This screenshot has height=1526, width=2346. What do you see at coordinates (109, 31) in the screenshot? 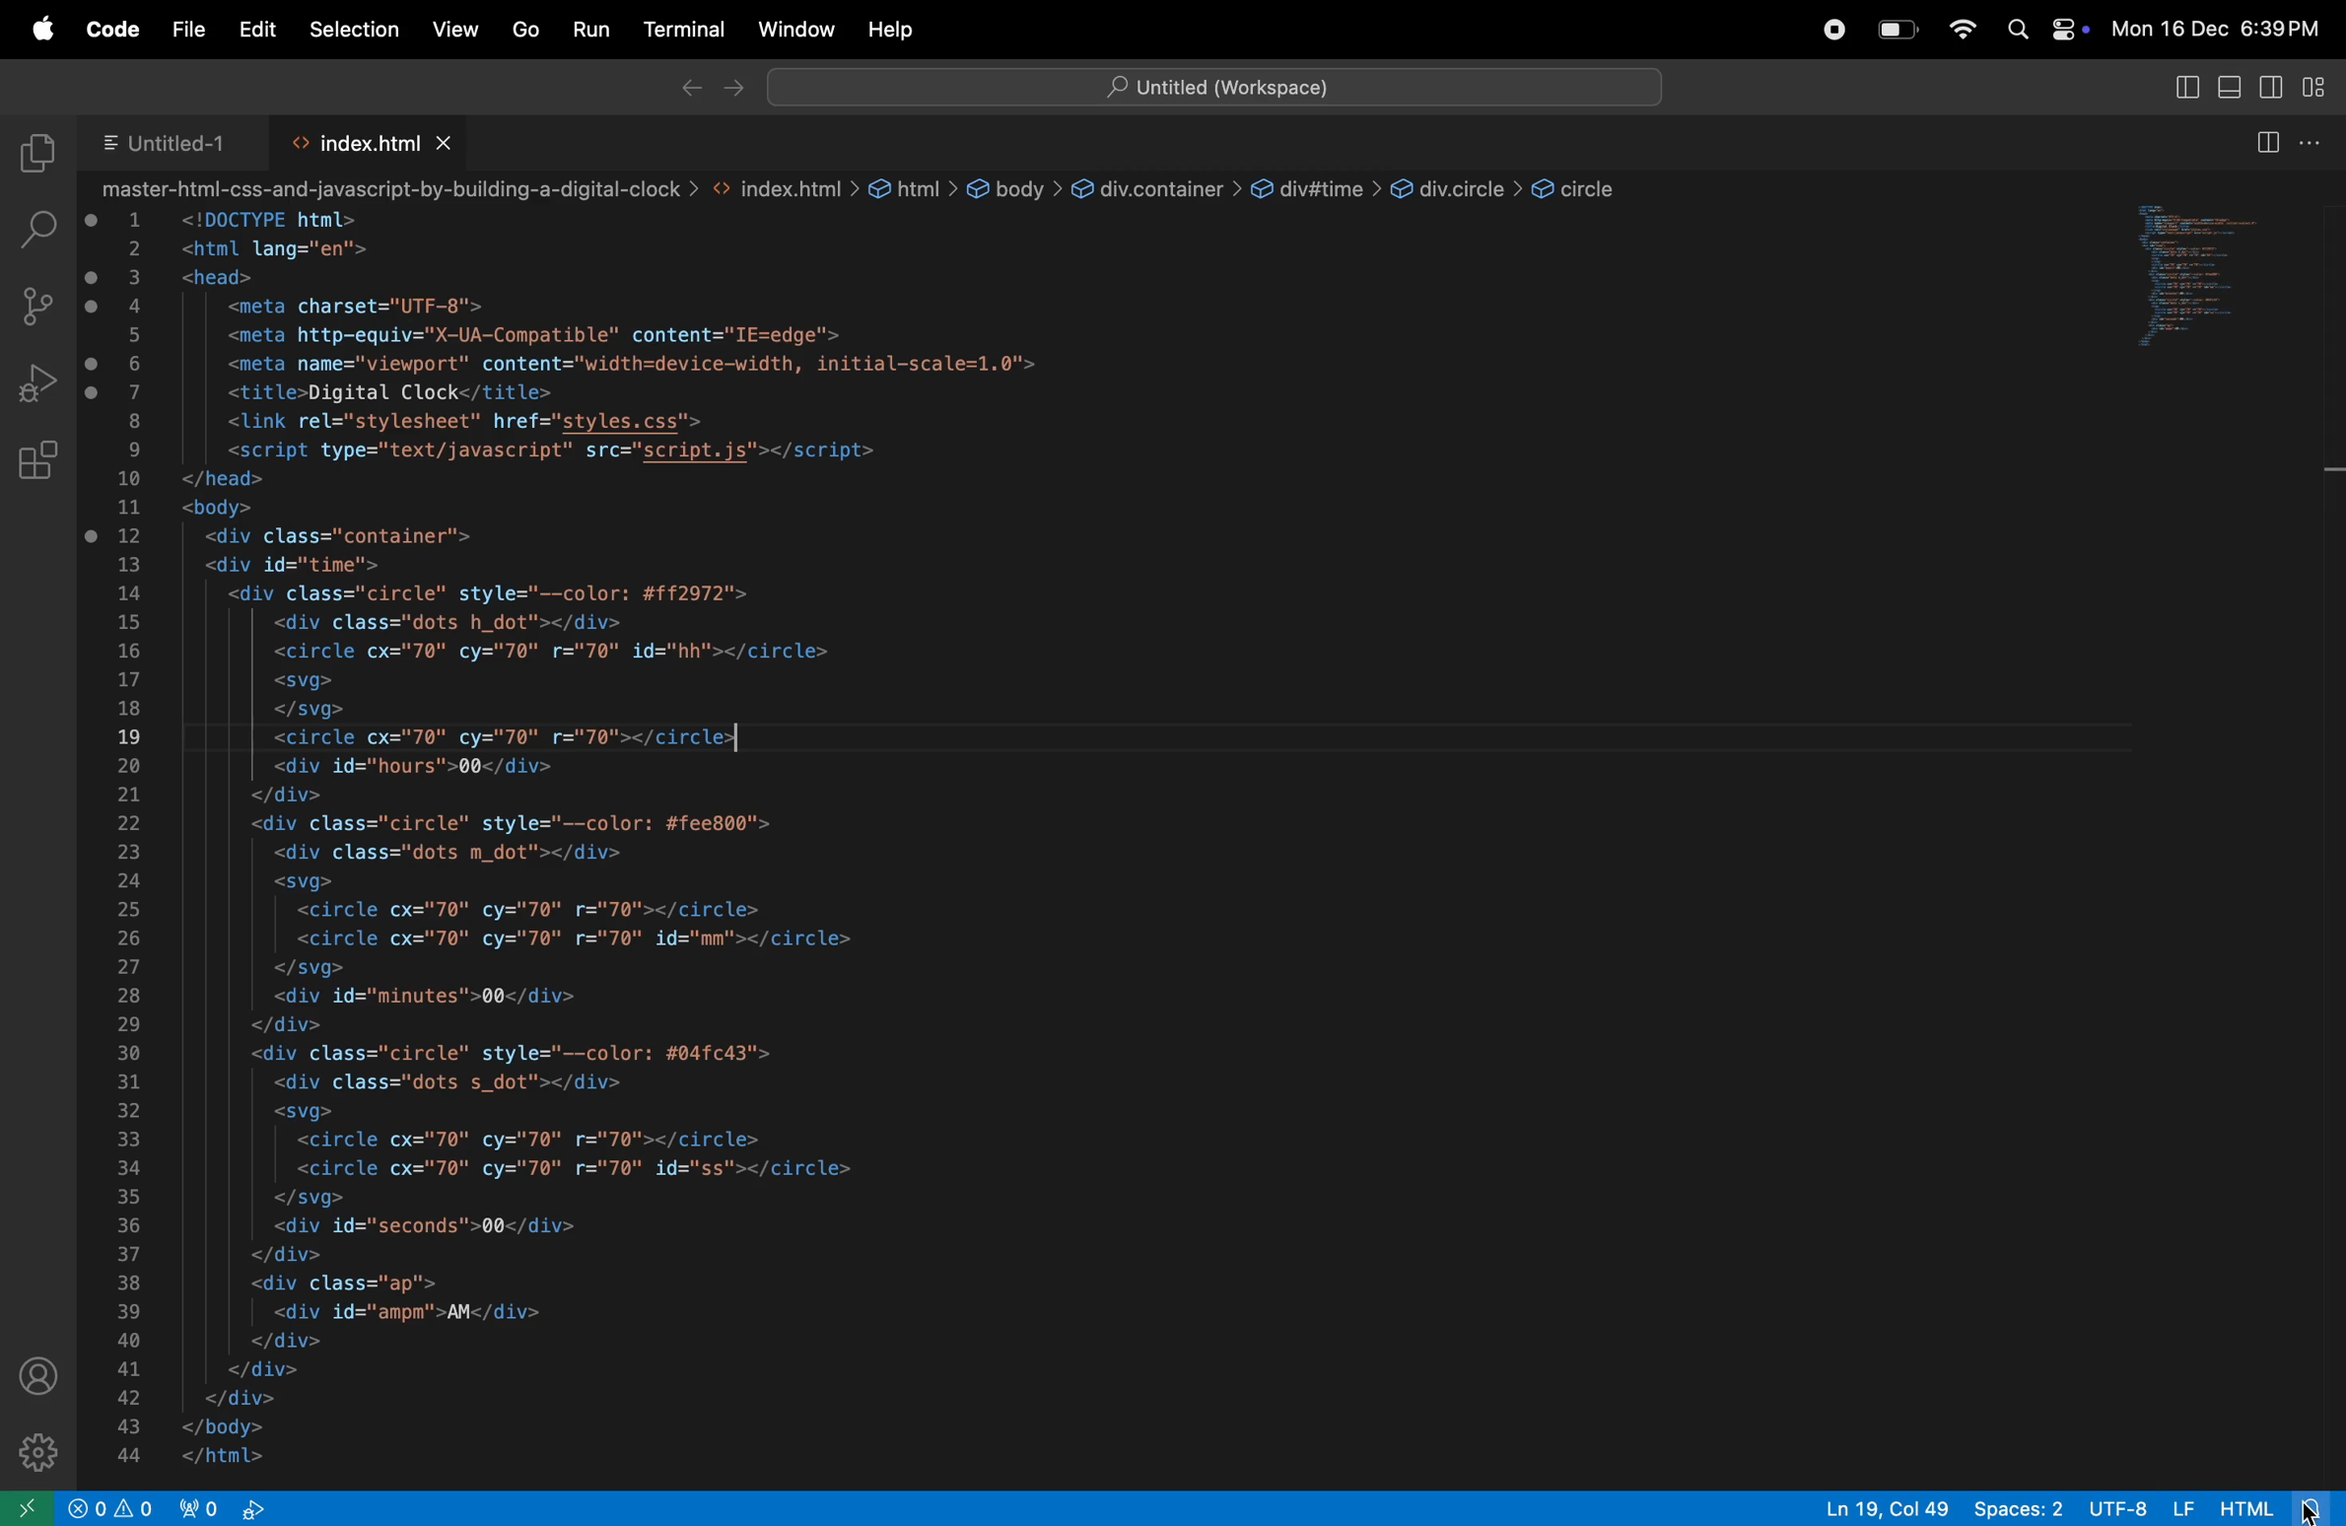
I see `code` at bounding box center [109, 31].